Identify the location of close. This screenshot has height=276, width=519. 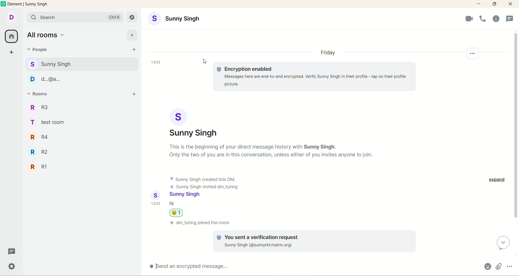
(511, 4).